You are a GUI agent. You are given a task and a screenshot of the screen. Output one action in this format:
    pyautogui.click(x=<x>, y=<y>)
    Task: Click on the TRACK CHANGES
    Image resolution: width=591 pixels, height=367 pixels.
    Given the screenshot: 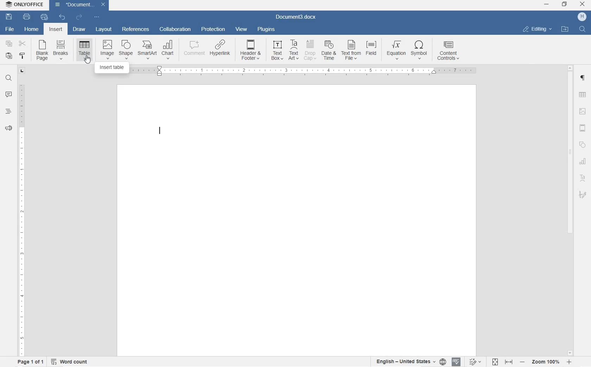 What is the action you would take?
    pyautogui.click(x=475, y=361)
    